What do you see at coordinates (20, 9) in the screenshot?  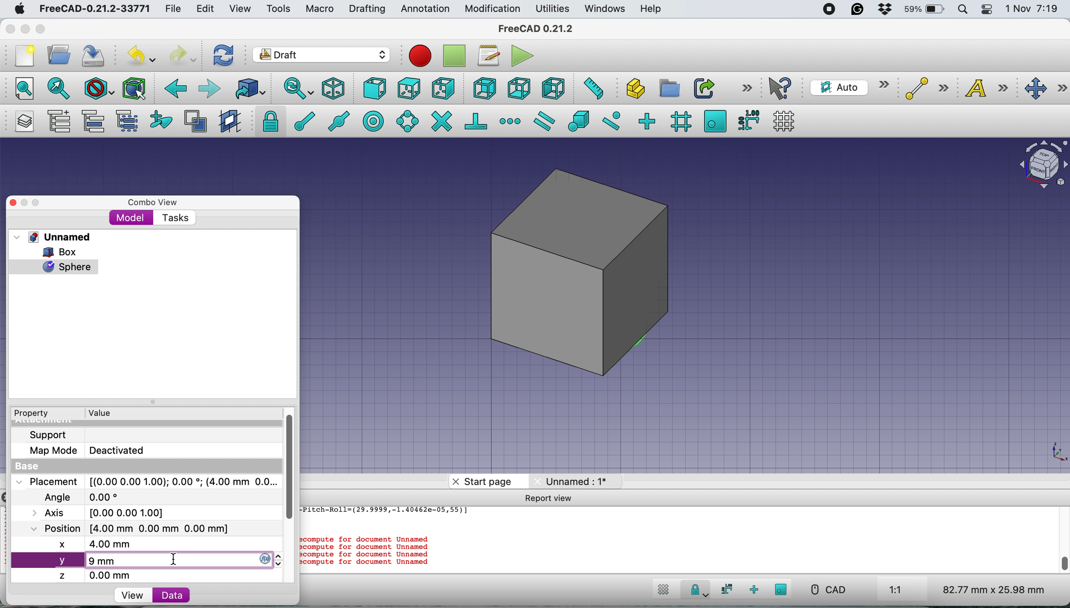 I see `system logo` at bounding box center [20, 9].